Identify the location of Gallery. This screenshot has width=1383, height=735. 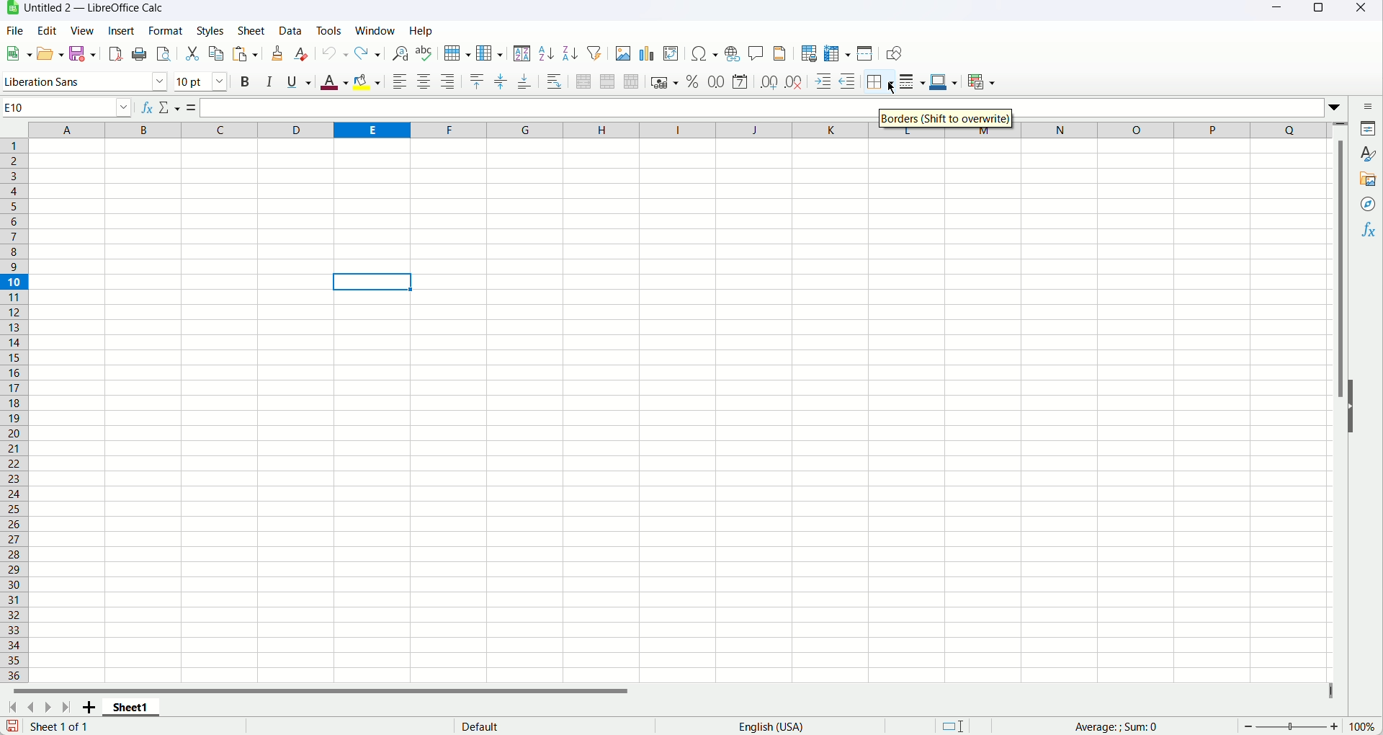
(1367, 181).